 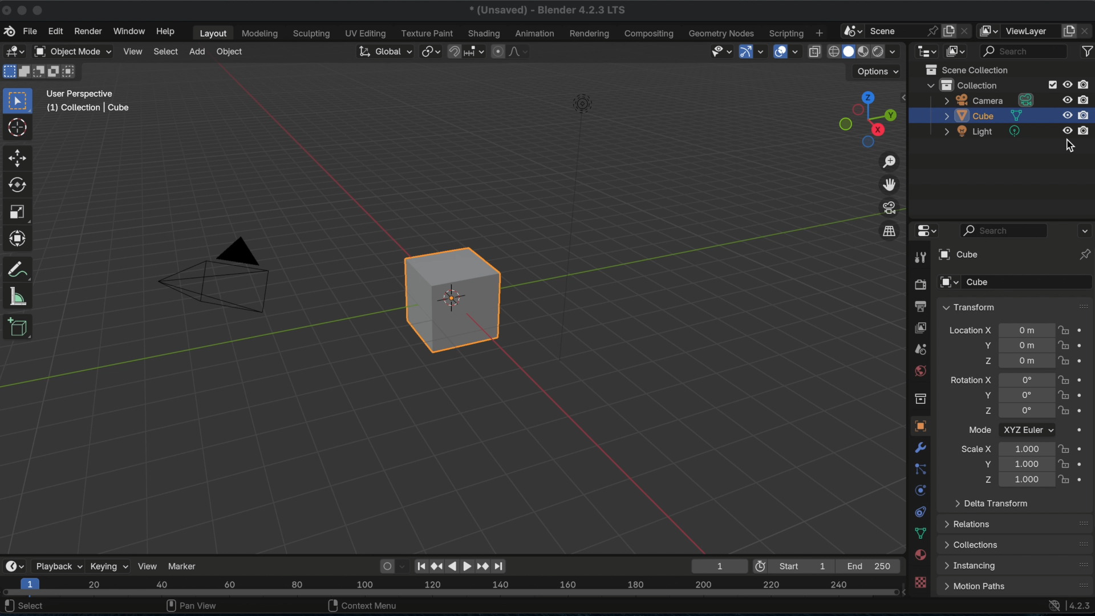 What do you see at coordinates (16, 211) in the screenshot?
I see `` at bounding box center [16, 211].